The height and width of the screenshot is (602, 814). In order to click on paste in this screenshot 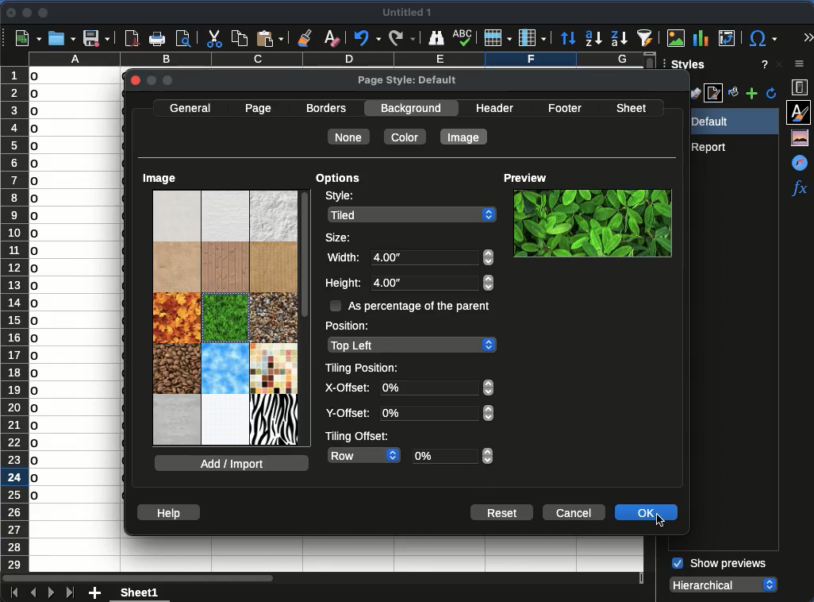, I will do `click(271, 37)`.